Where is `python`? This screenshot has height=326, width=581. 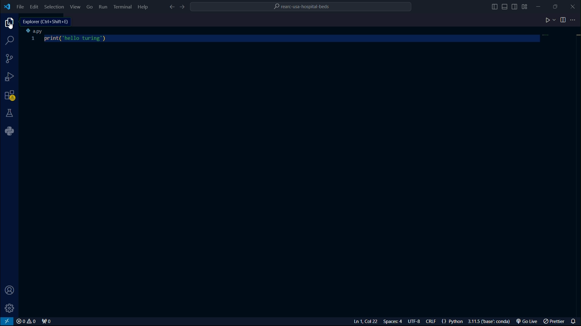 python is located at coordinates (9, 132).